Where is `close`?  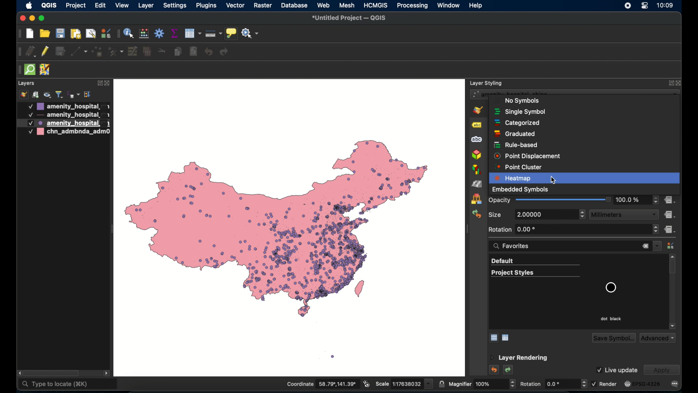
close is located at coordinates (108, 83).